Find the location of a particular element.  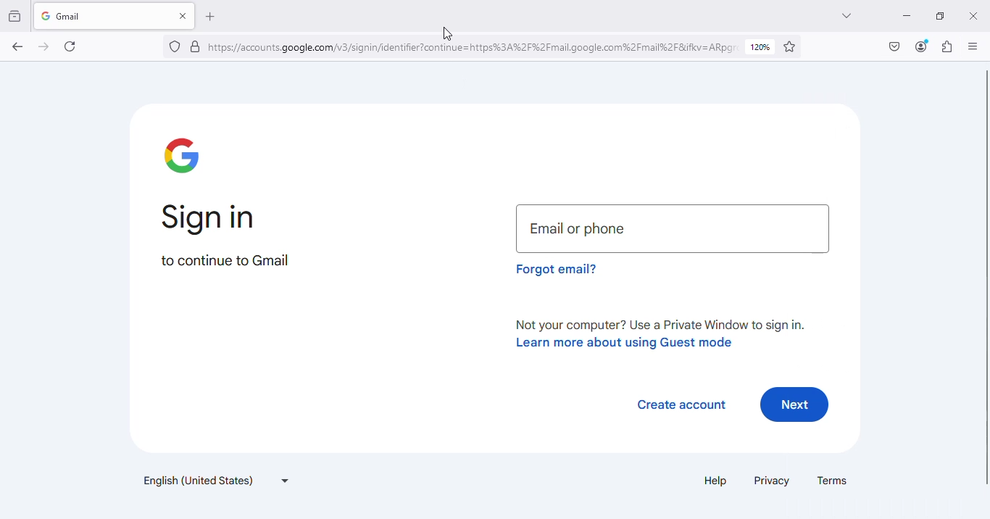

open application menu is located at coordinates (974, 46).